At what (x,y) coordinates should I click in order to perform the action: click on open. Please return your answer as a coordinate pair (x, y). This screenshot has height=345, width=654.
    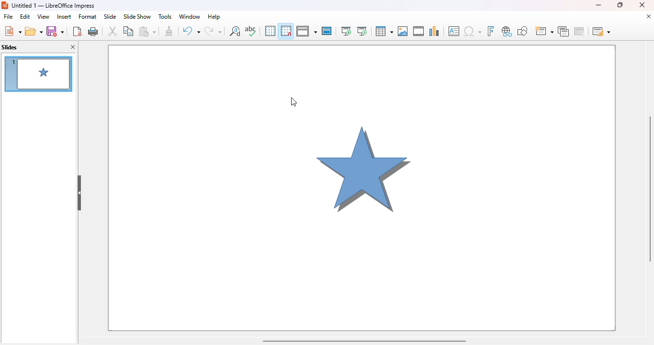
    Looking at the image, I should click on (34, 31).